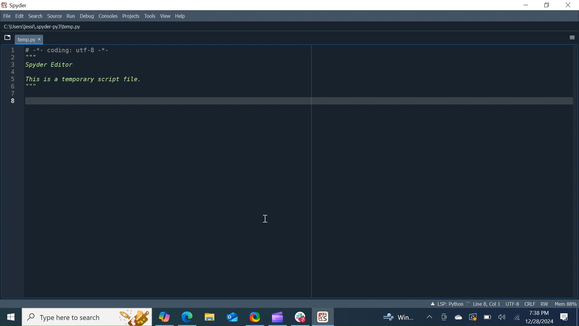 The width and height of the screenshot is (579, 326). Describe the element at coordinates (87, 17) in the screenshot. I see `Debug` at that location.